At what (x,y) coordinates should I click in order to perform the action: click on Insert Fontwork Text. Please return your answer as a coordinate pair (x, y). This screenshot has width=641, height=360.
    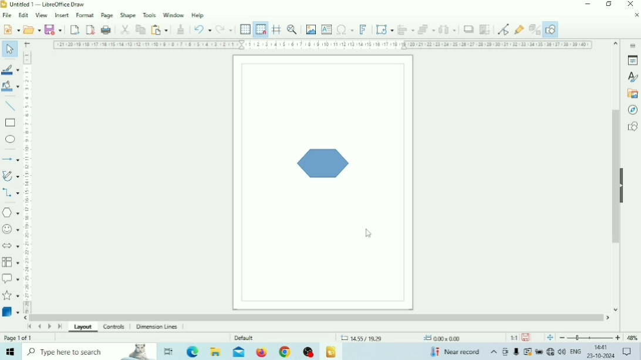
    Looking at the image, I should click on (363, 29).